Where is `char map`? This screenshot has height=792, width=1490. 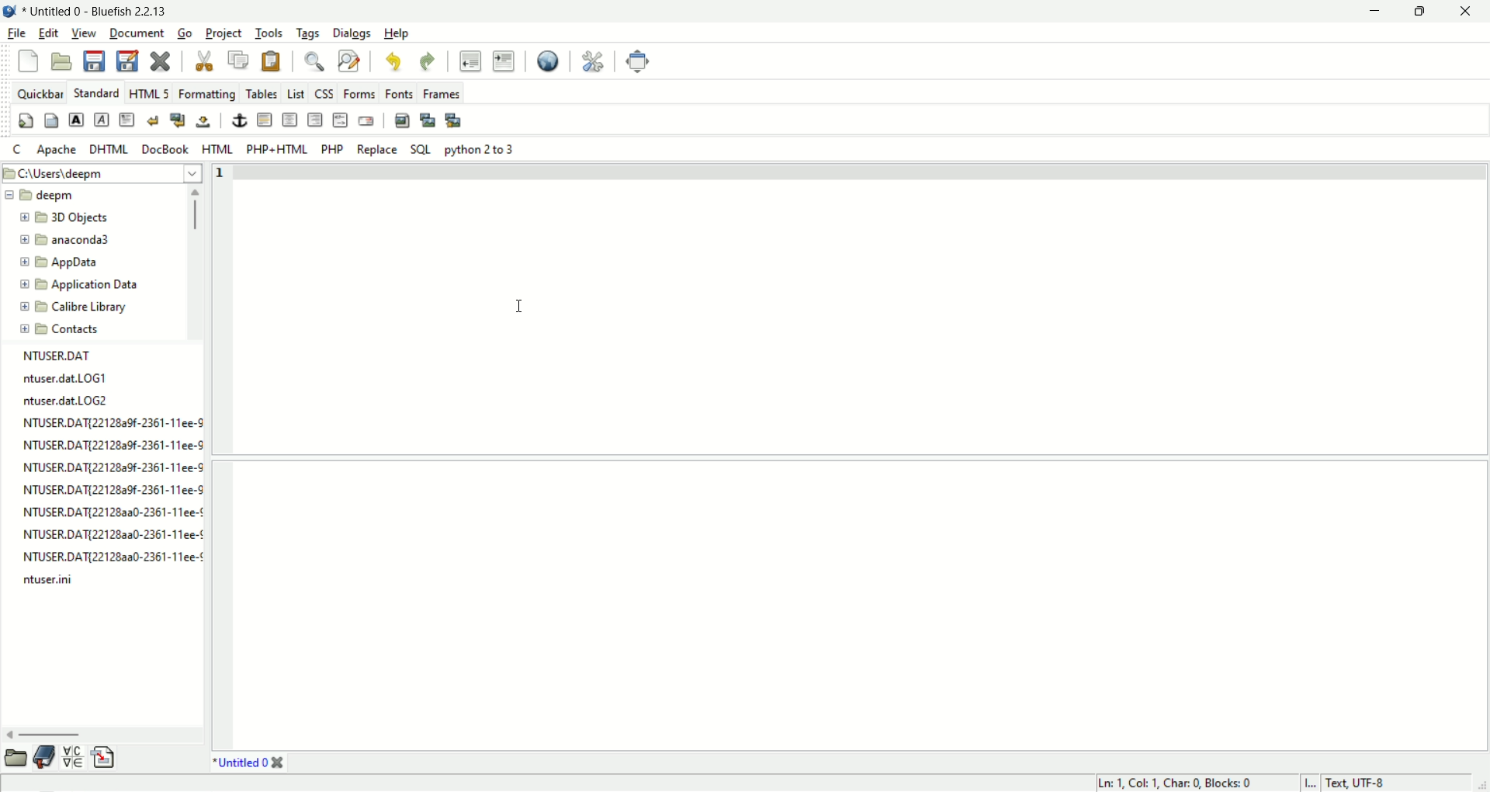
char map is located at coordinates (75, 759).